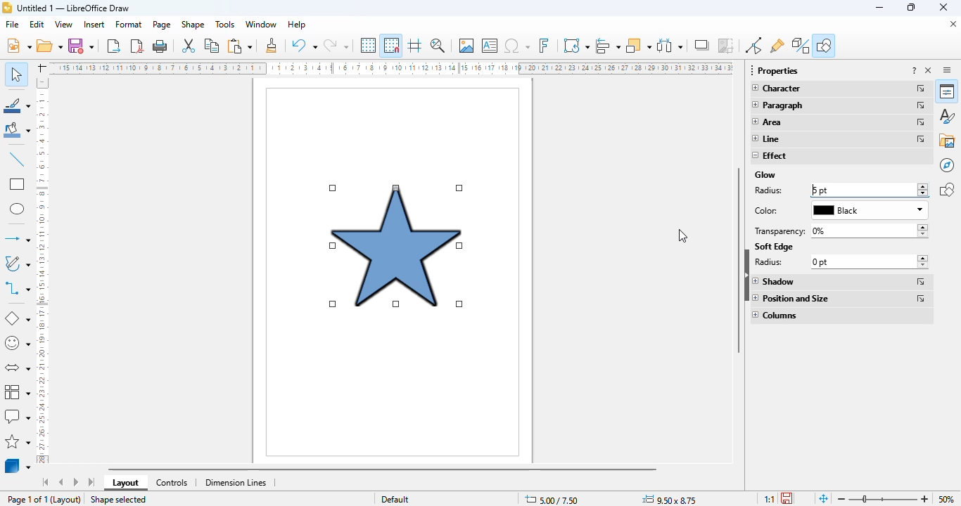 The height and width of the screenshot is (506, 961). I want to click on soft edge, so click(774, 247).